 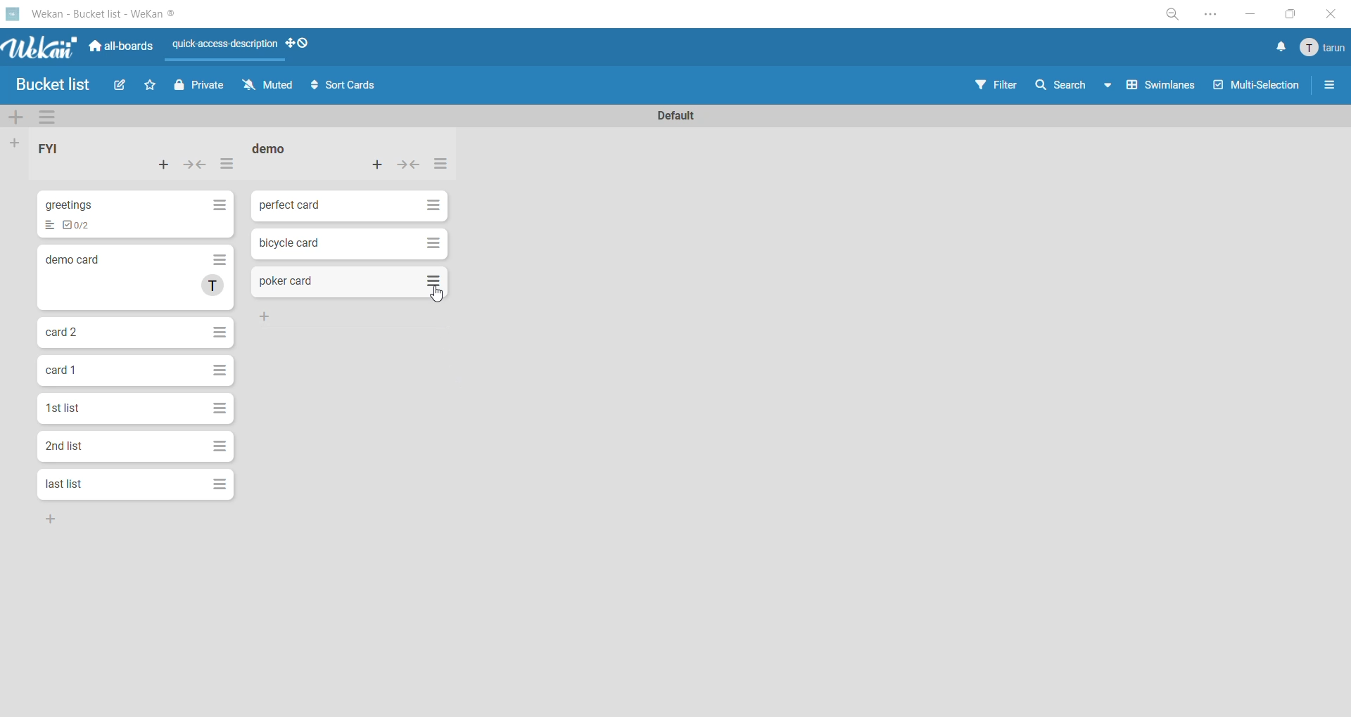 What do you see at coordinates (57, 86) in the screenshot?
I see `Bucket list` at bounding box center [57, 86].